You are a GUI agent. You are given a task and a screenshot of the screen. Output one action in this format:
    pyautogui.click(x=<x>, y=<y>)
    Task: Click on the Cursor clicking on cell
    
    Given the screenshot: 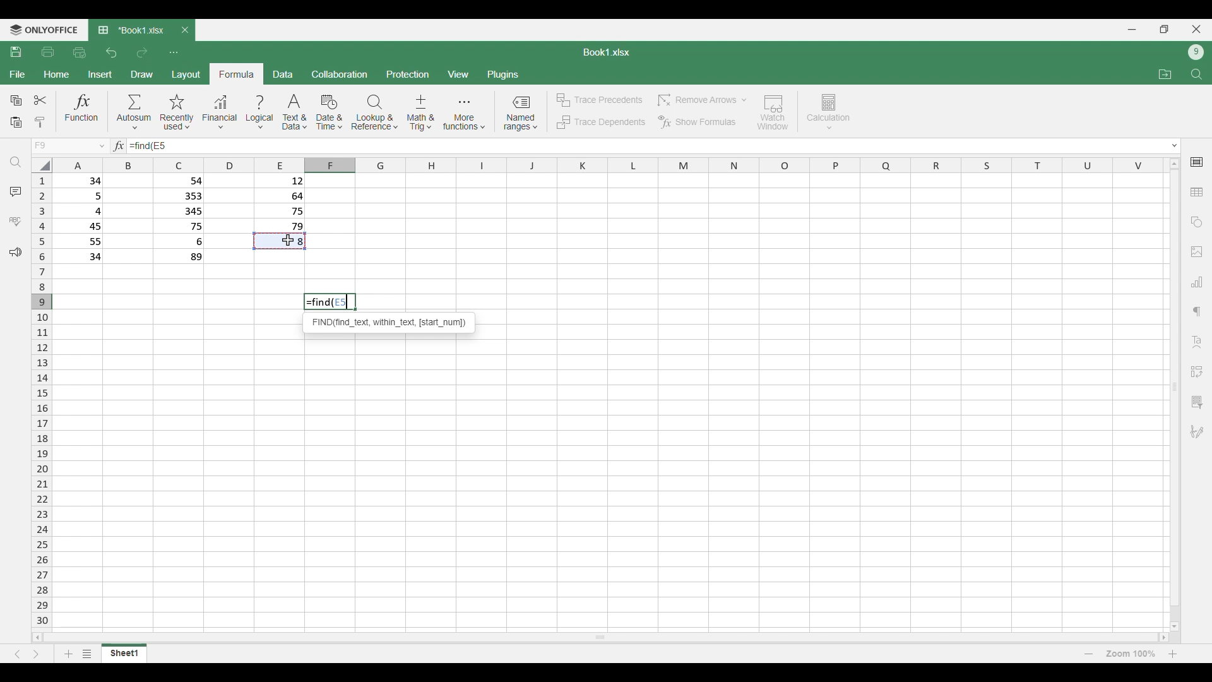 What is the action you would take?
    pyautogui.click(x=288, y=240)
    